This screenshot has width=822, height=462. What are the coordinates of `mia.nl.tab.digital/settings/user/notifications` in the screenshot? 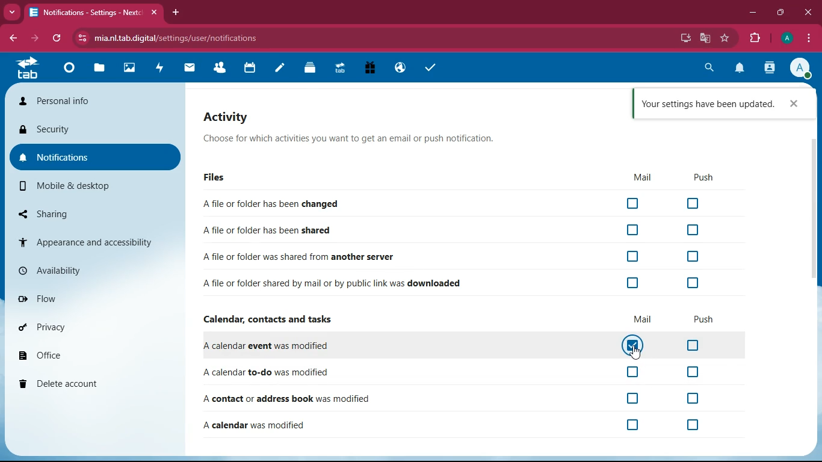 It's located at (178, 39).